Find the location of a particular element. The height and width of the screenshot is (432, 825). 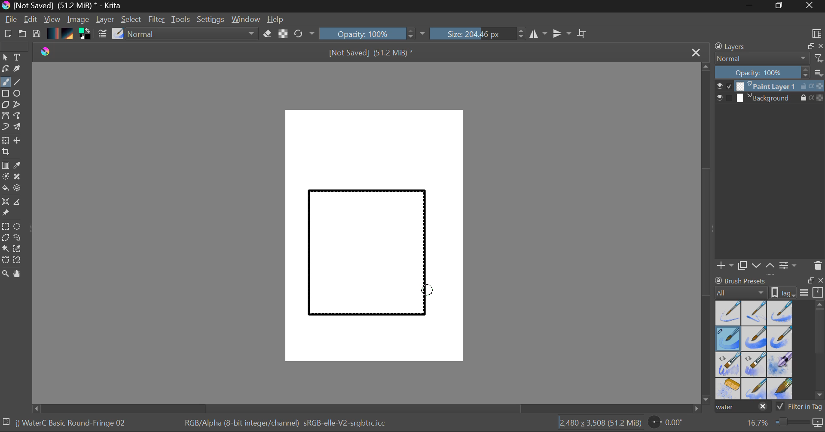

Pan is located at coordinates (20, 275).